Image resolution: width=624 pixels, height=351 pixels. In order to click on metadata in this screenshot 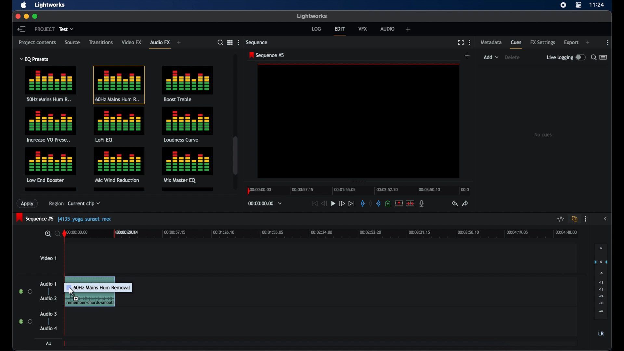, I will do `click(491, 42)`.